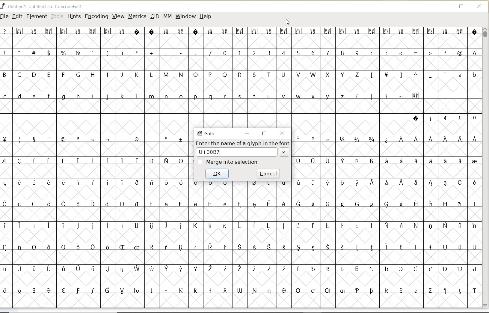  Describe the element at coordinates (96, 17) in the screenshot. I see `ENCODING` at that location.